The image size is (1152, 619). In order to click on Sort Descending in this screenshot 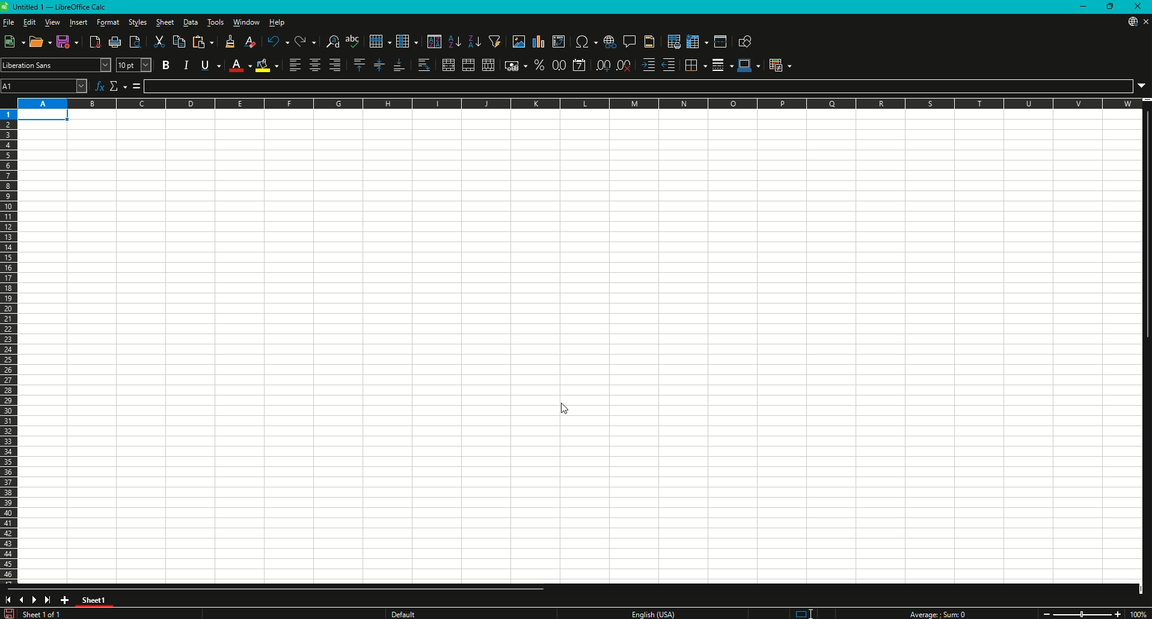, I will do `click(476, 41)`.